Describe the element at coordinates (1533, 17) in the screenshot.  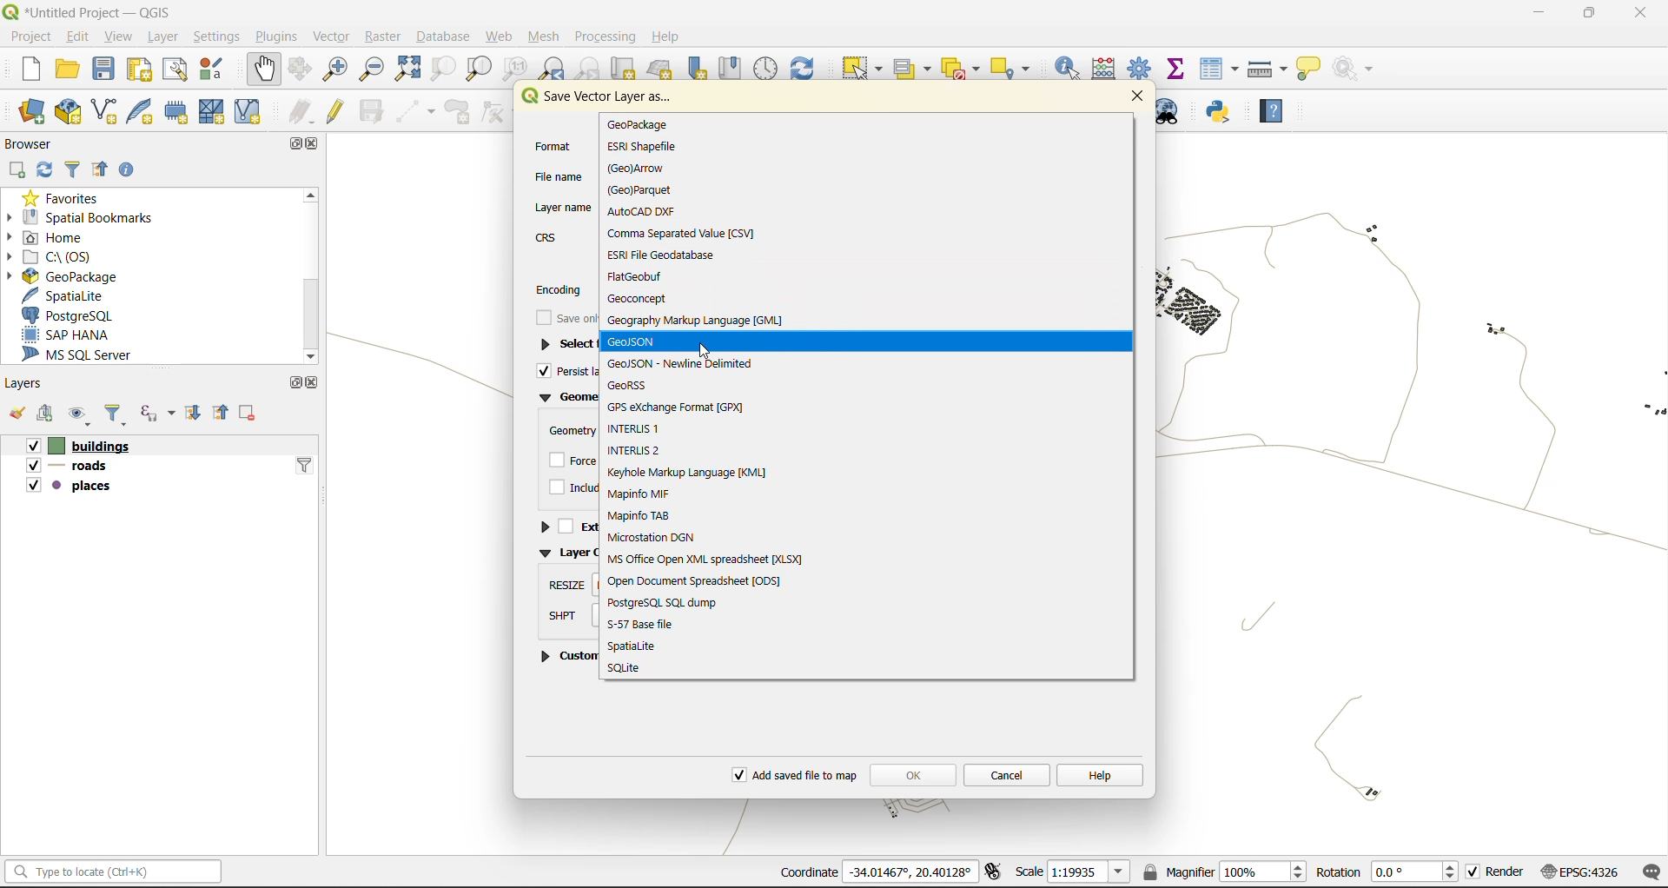
I see `minimize` at that location.